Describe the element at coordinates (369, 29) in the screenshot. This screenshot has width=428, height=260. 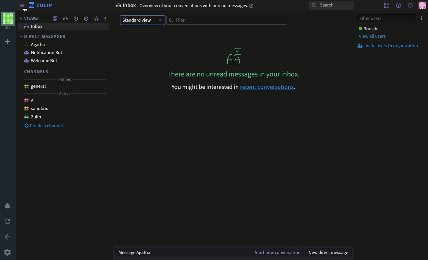
I see `User` at that location.